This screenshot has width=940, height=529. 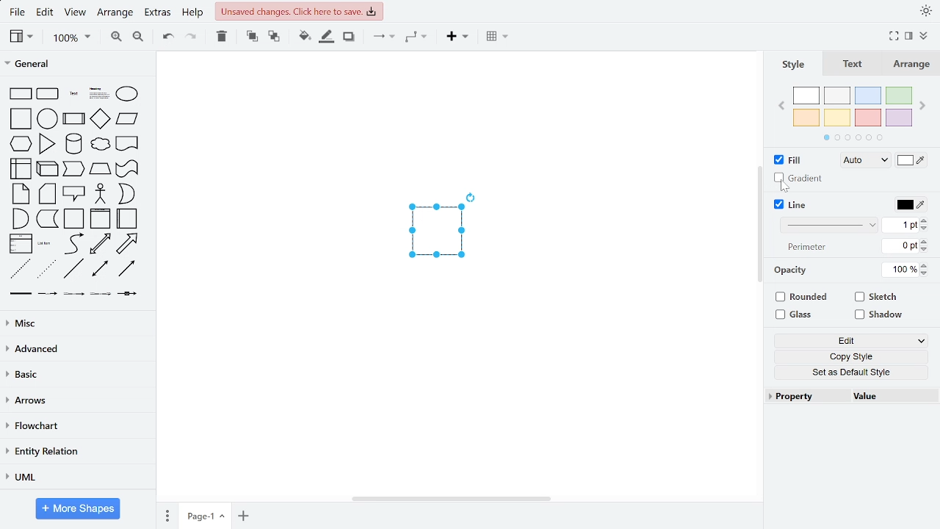 I want to click on general shapes, so click(x=126, y=143).